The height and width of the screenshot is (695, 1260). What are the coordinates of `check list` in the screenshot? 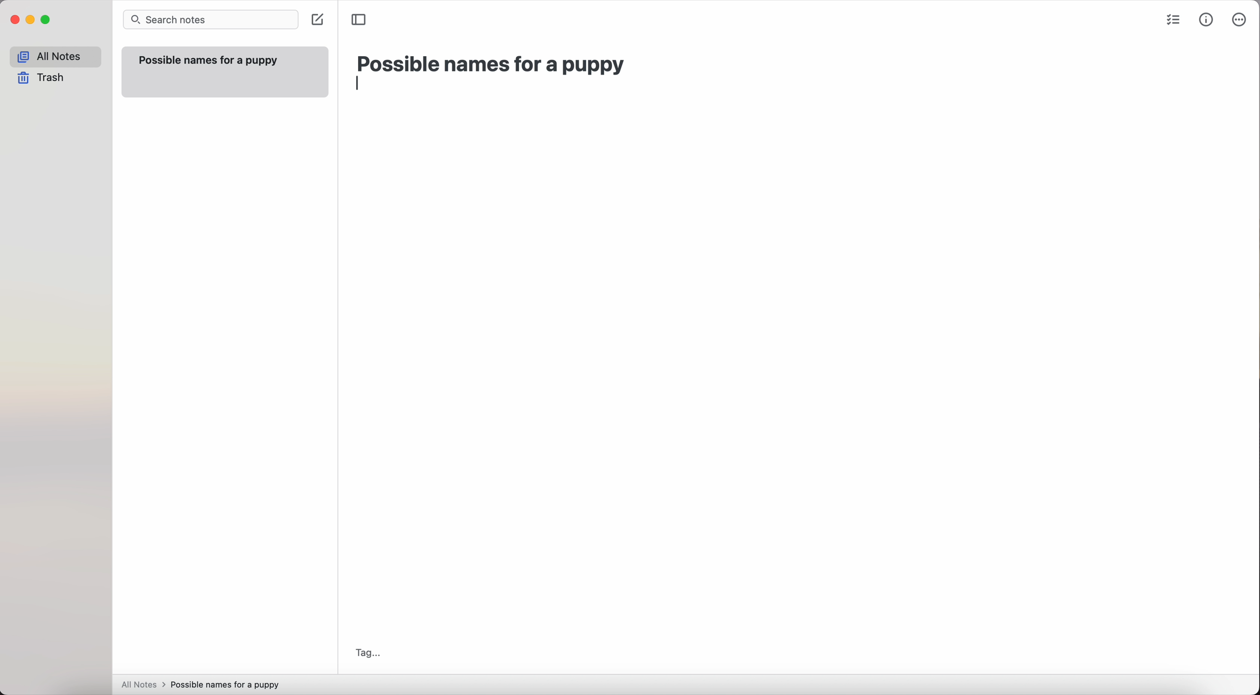 It's located at (1172, 21).